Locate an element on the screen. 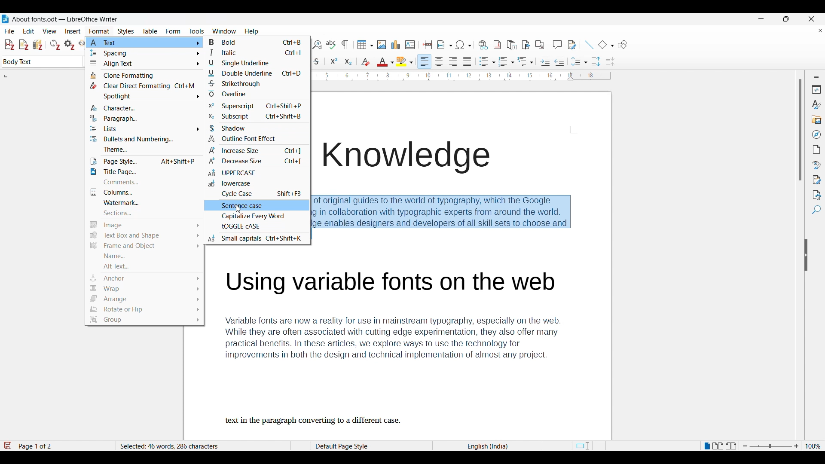 The height and width of the screenshot is (464, 825). Window menu is located at coordinates (224, 31).